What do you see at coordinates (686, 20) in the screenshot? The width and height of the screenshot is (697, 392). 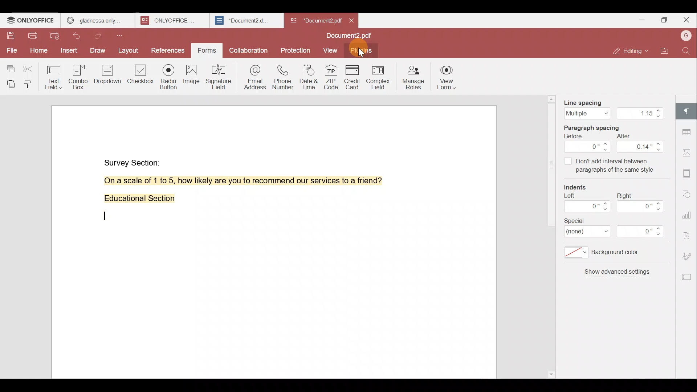 I see `Close` at bounding box center [686, 20].